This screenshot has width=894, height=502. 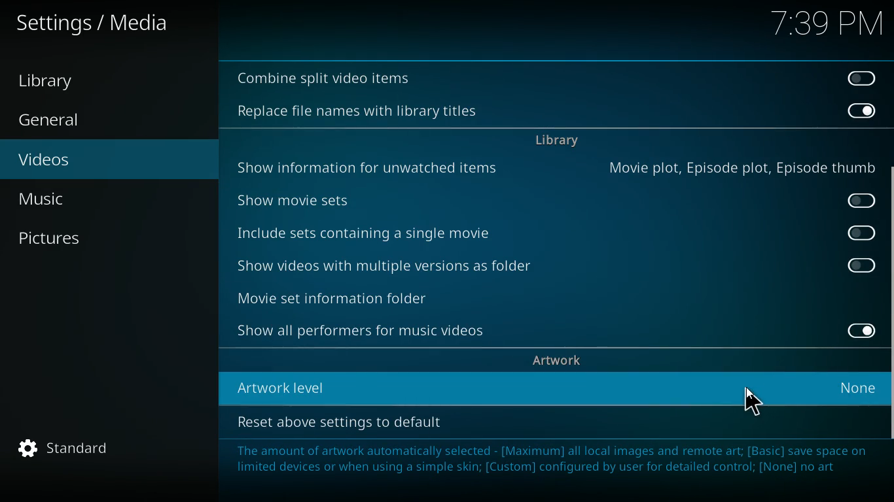 I want to click on show movie sets, so click(x=329, y=198).